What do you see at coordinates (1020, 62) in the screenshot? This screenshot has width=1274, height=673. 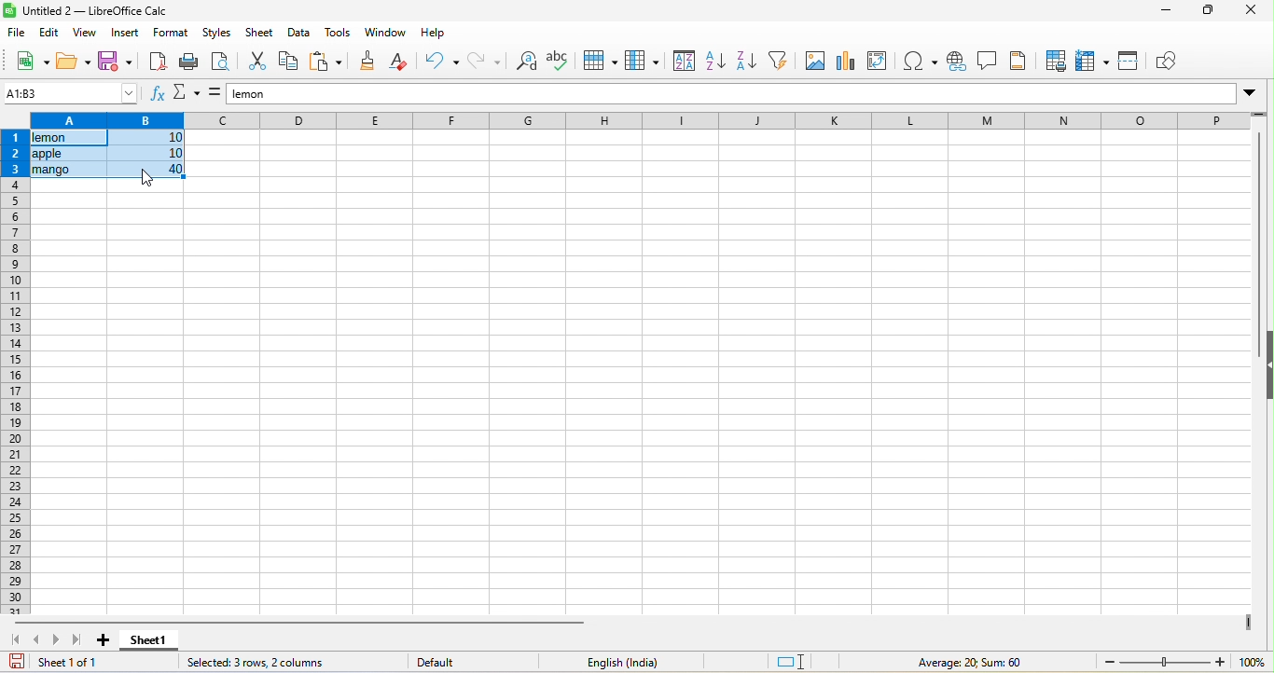 I see `header and footers` at bounding box center [1020, 62].